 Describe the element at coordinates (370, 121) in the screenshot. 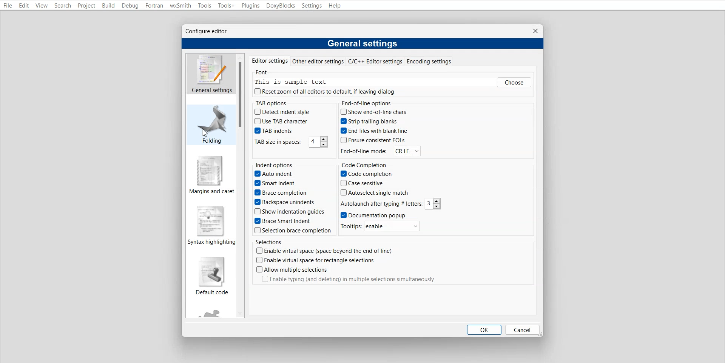

I see `Strip trailing blanks` at that location.